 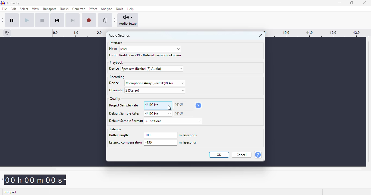 What do you see at coordinates (340, 3) in the screenshot?
I see `minimize` at bounding box center [340, 3].